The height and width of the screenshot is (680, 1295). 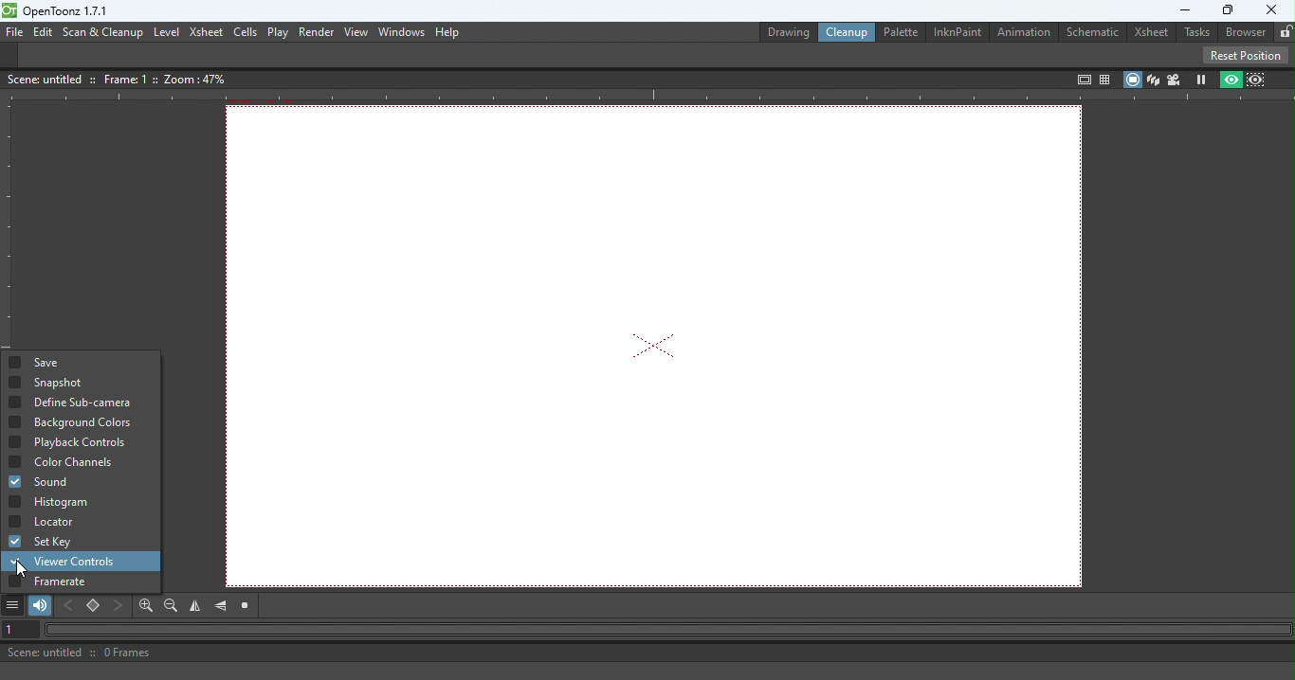 I want to click on cursor, so click(x=25, y=570).